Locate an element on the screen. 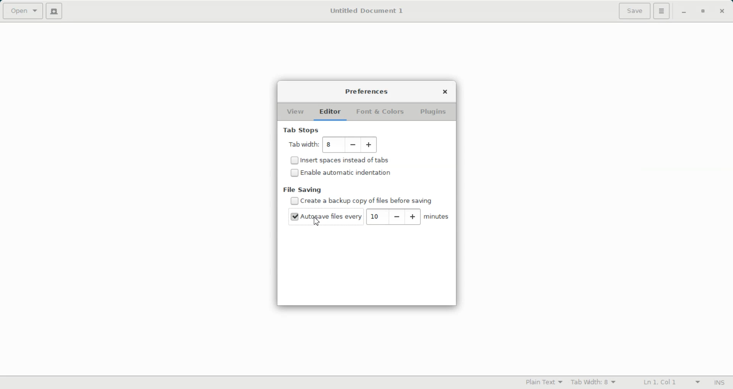 Image resolution: width=733 pixels, height=389 pixels. Insert is located at coordinates (720, 383).